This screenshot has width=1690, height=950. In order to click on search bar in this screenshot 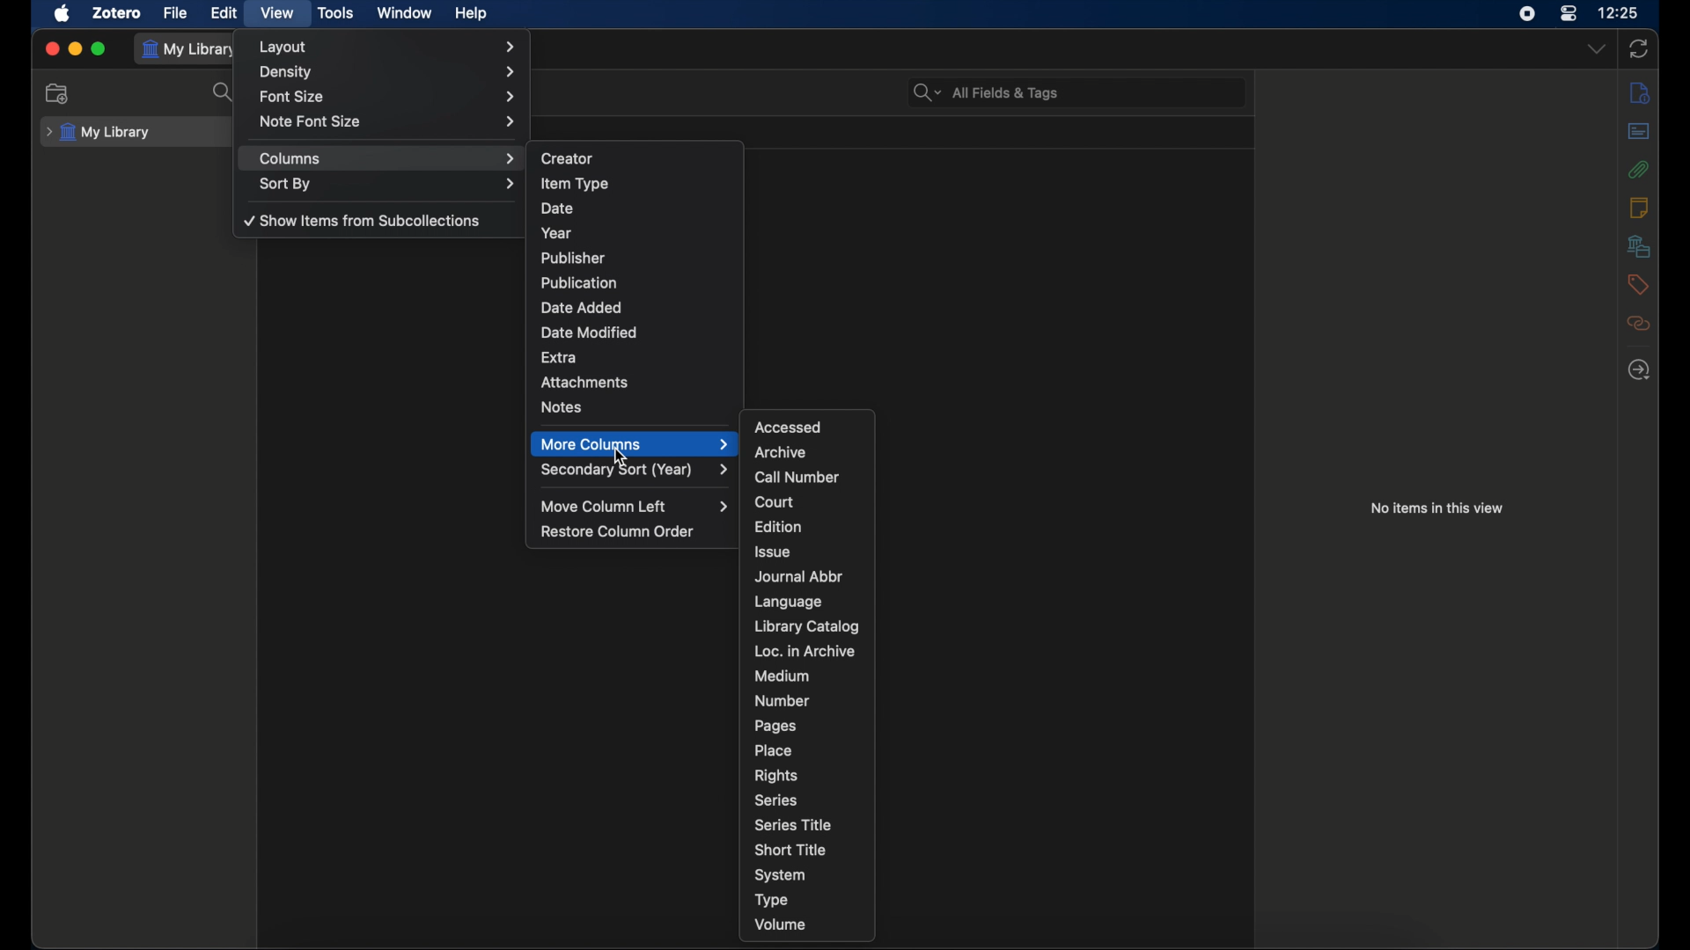, I will do `click(986, 92)`.